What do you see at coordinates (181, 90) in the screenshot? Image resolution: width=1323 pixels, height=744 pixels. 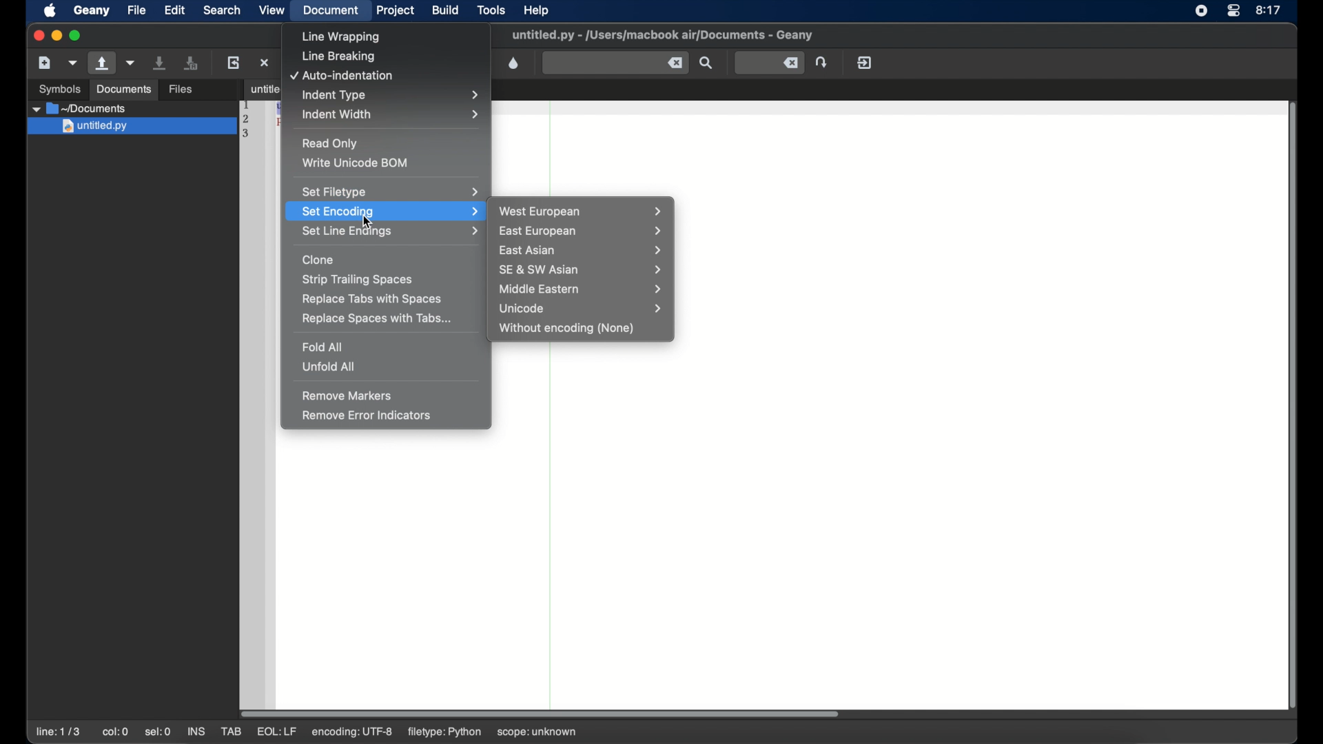 I see `files` at bounding box center [181, 90].